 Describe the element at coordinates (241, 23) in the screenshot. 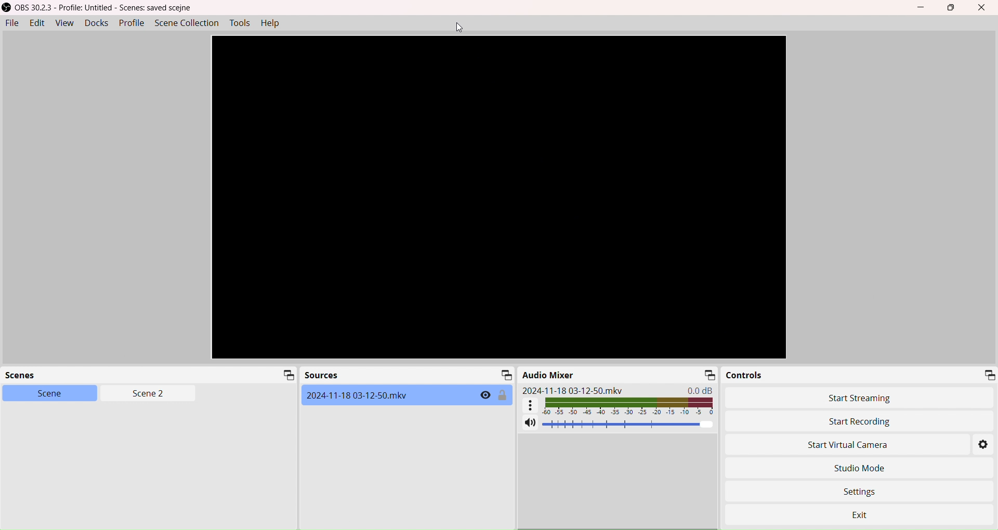

I see `Tools` at that location.